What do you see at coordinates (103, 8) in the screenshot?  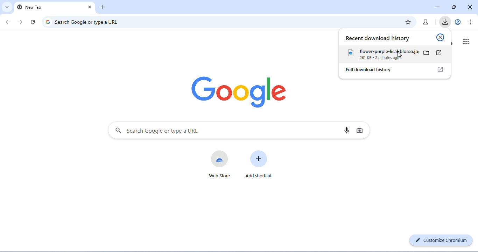 I see `add new tab` at bounding box center [103, 8].